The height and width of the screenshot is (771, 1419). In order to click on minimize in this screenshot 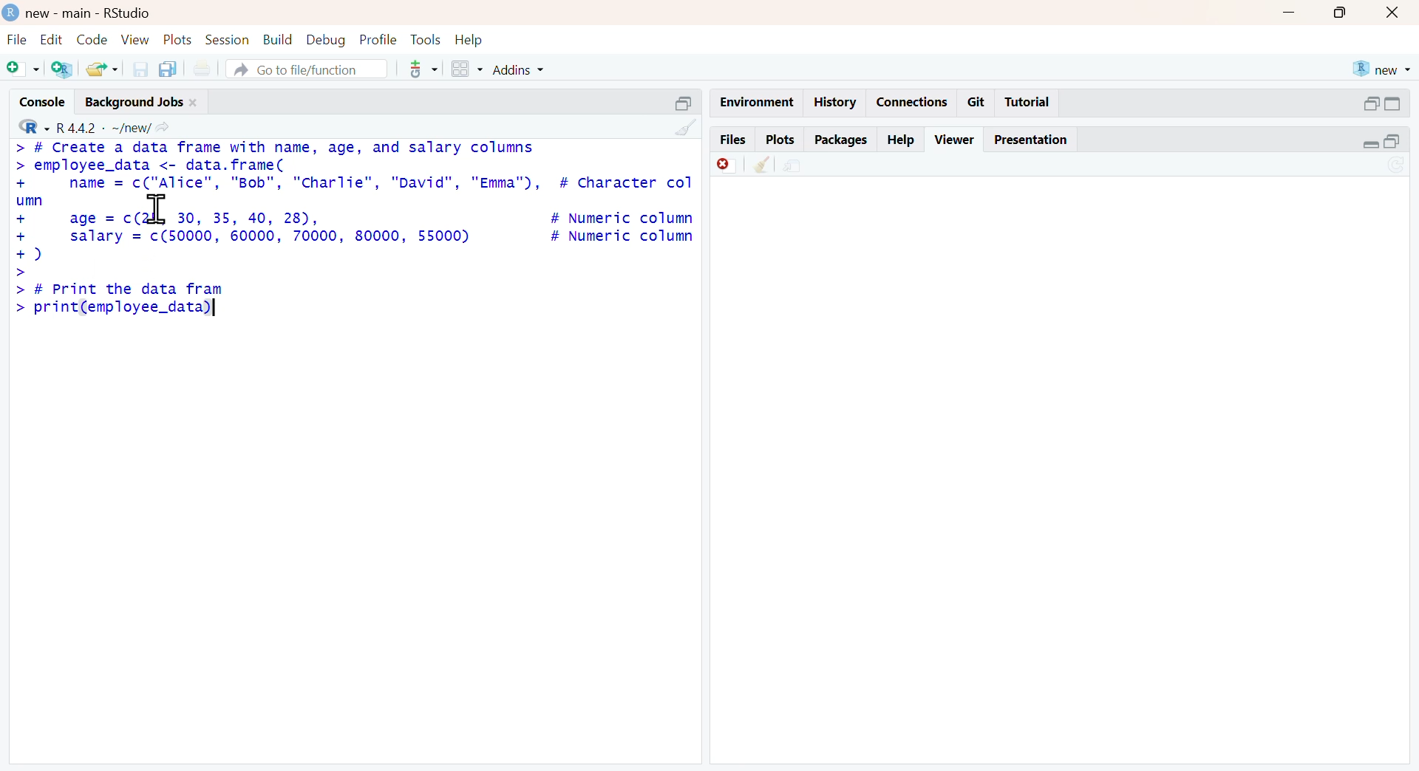, I will do `click(1297, 15)`.